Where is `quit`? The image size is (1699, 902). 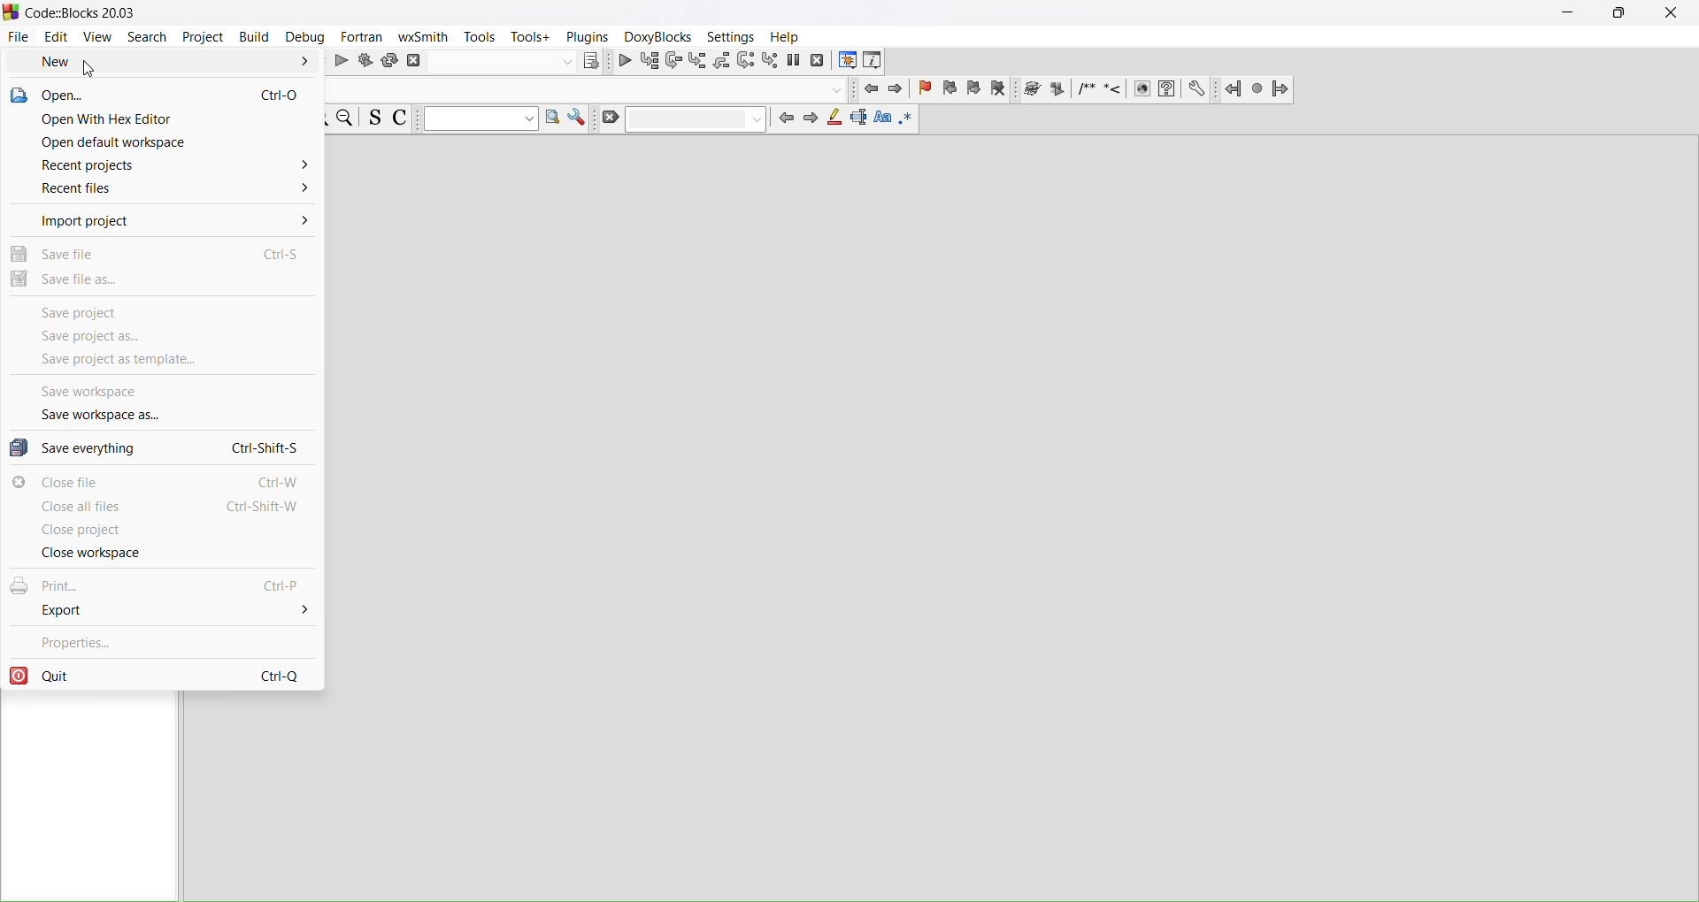 quit is located at coordinates (163, 675).